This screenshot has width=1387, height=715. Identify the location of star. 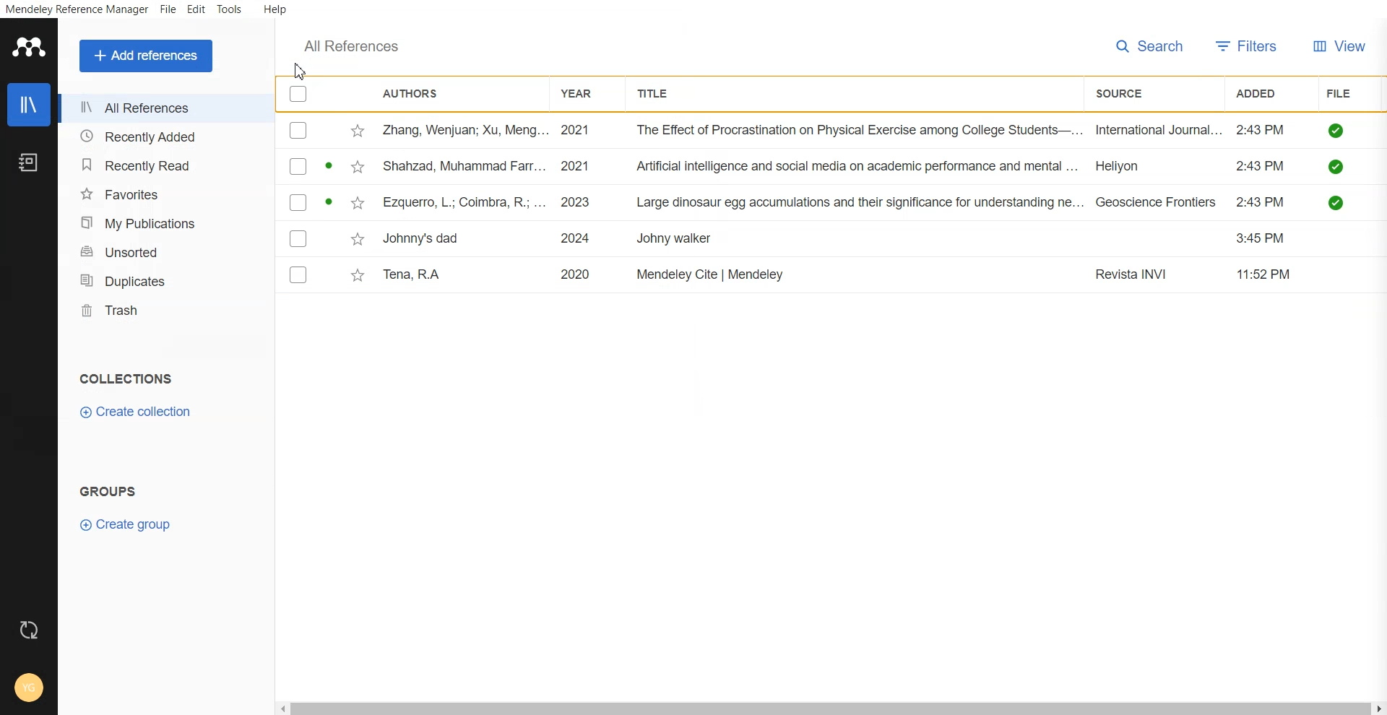
(355, 277).